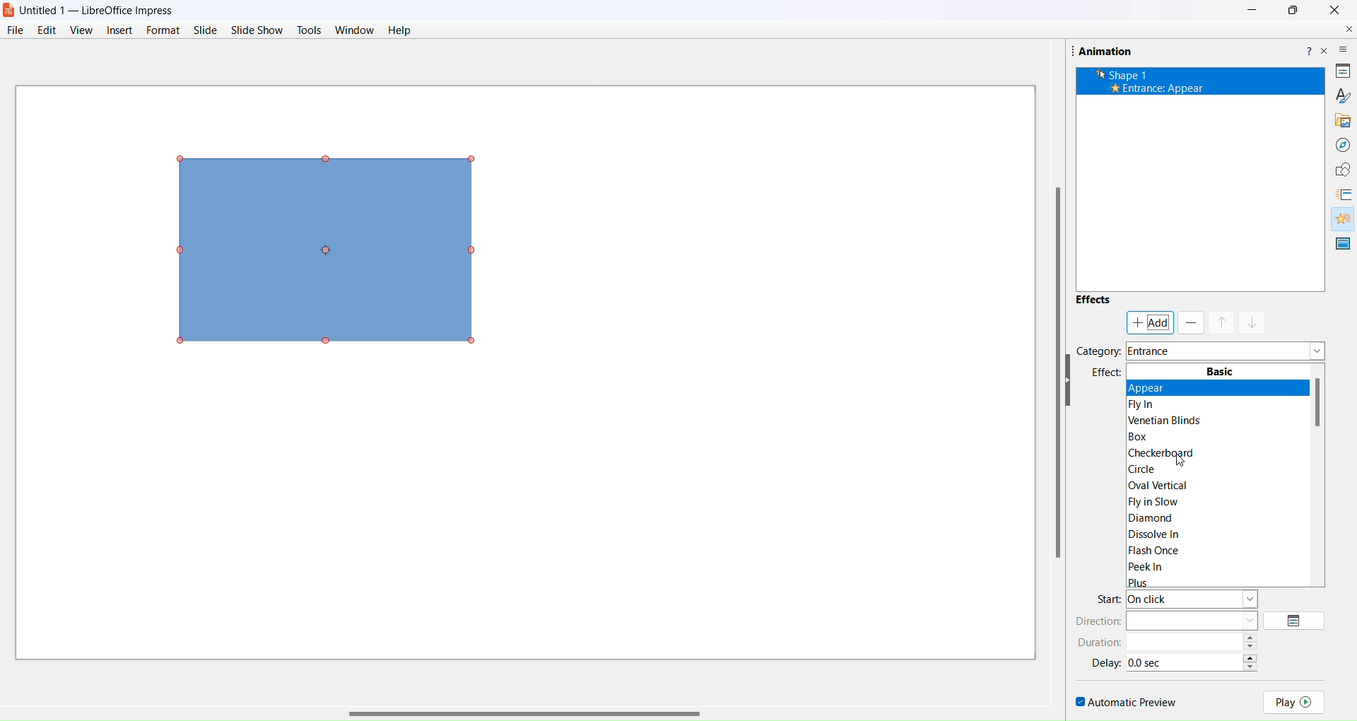  What do you see at coordinates (16, 30) in the screenshot?
I see `file` at bounding box center [16, 30].